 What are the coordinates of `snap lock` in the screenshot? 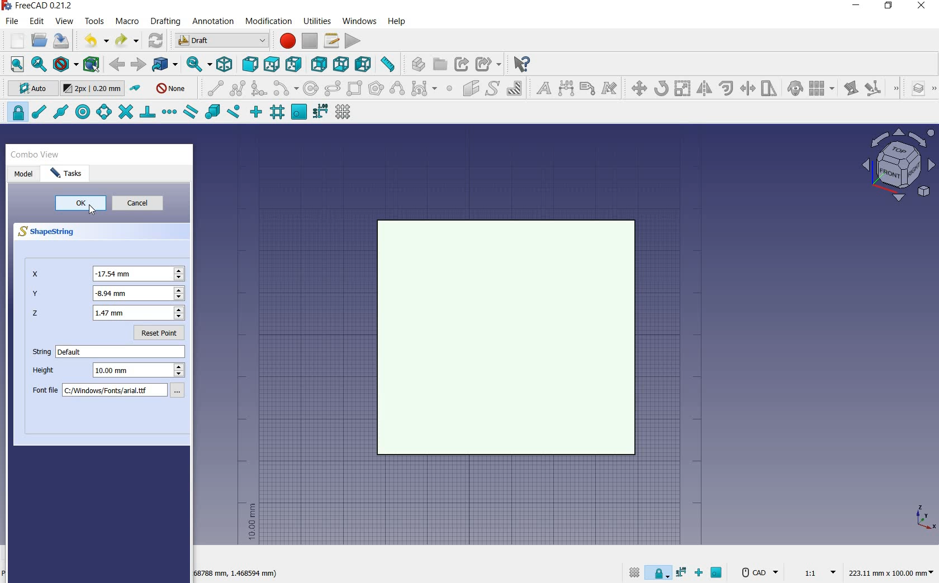 It's located at (660, 570).